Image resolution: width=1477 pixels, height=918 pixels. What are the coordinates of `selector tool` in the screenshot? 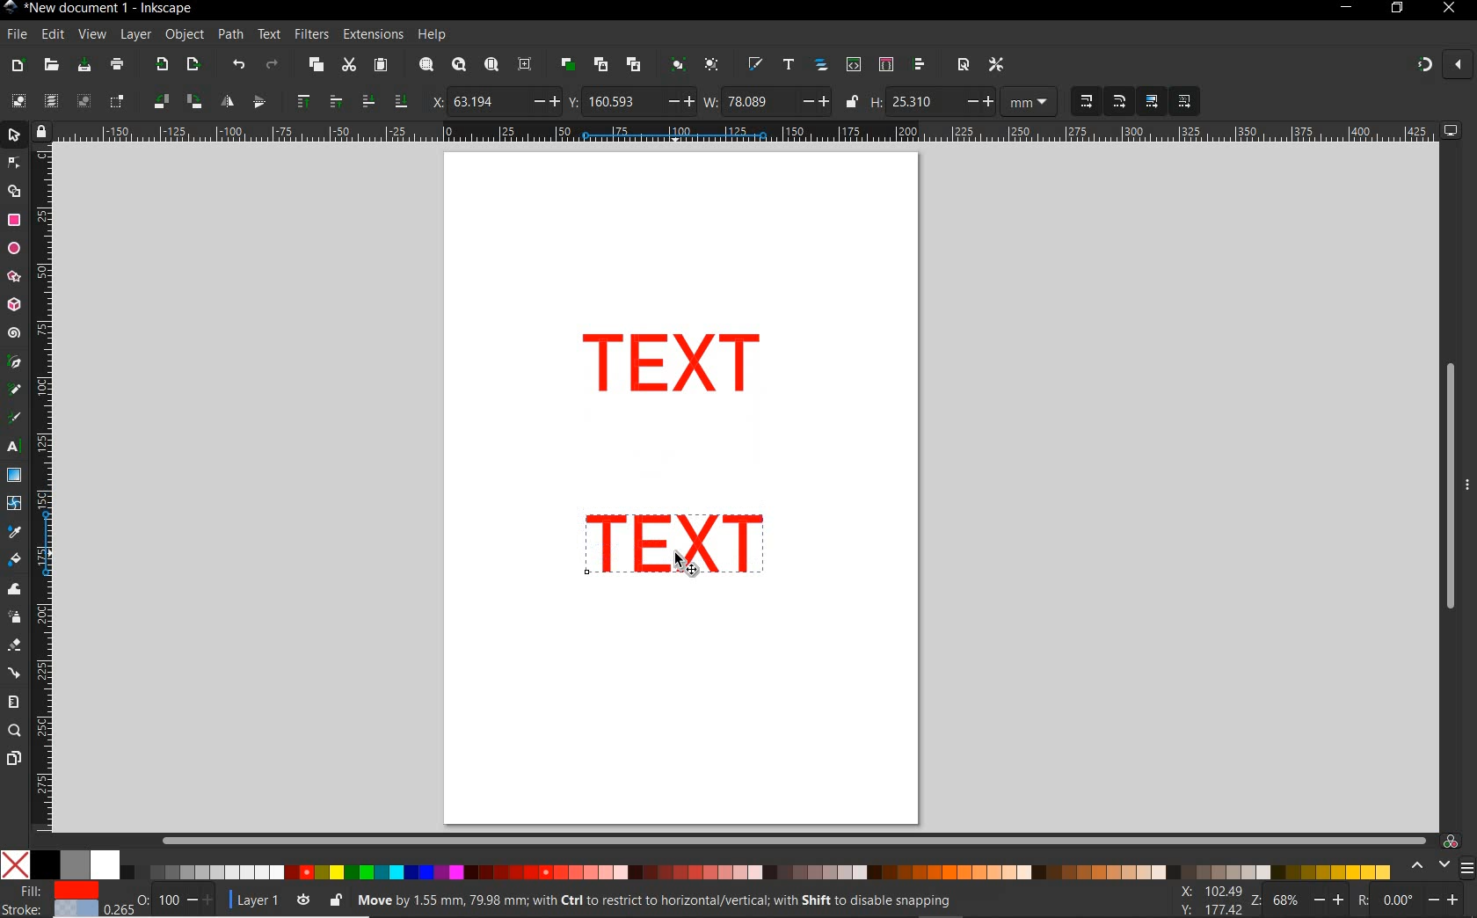 It's located at (16, 137).